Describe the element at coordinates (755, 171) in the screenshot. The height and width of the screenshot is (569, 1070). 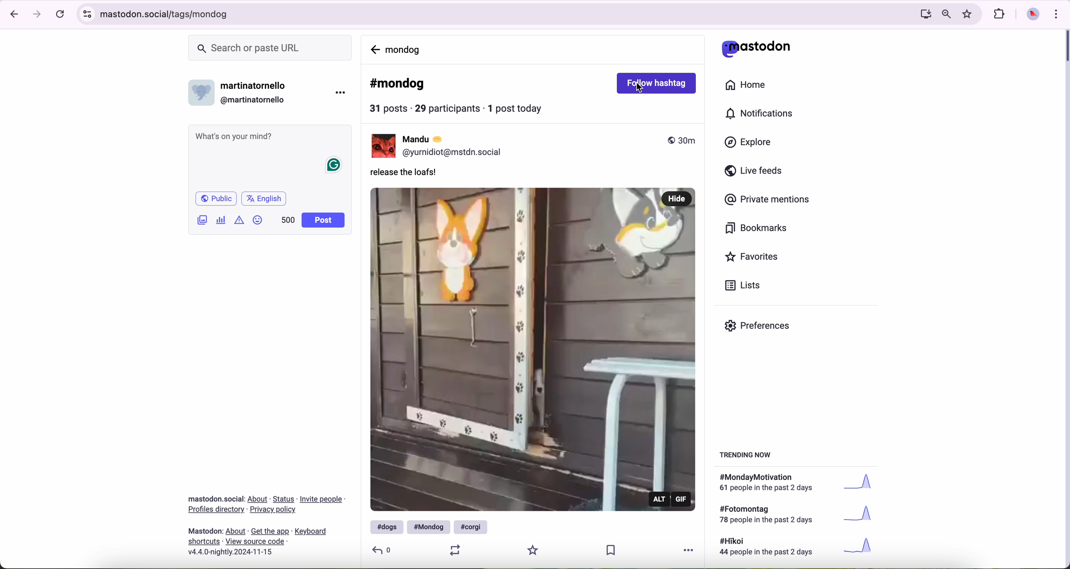
I see `live feeds` at that location.